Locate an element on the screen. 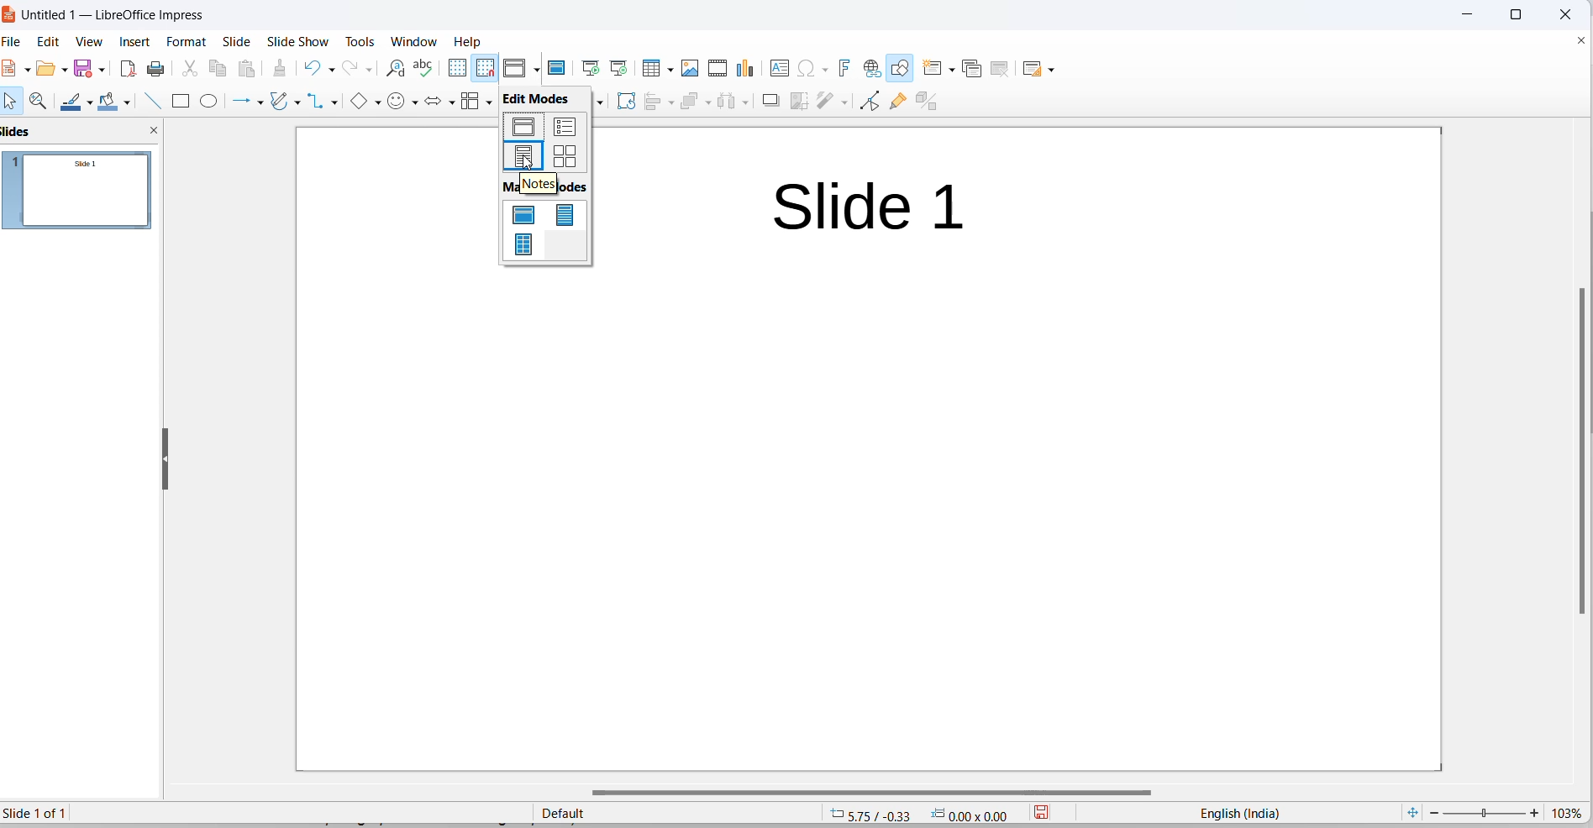 The image size is (1593, 828). insert special characters is located at coordinates (806, 69).